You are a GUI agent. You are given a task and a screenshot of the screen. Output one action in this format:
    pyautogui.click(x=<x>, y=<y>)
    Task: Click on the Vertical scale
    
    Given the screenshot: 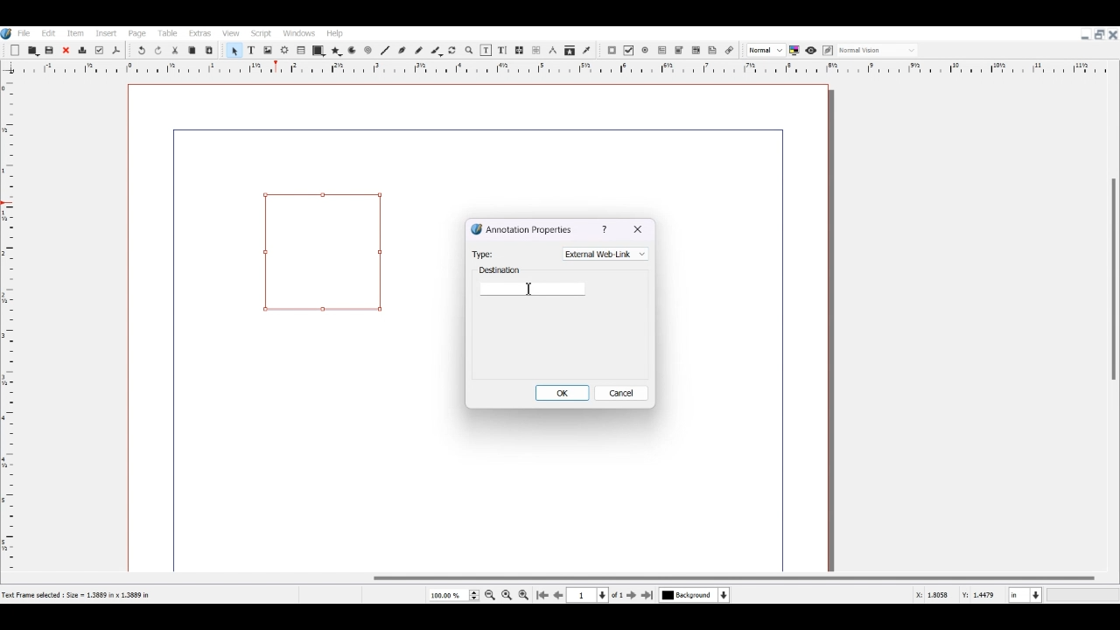 What is the action you would take?
    pyautogui.click(x=549, y=69)
    